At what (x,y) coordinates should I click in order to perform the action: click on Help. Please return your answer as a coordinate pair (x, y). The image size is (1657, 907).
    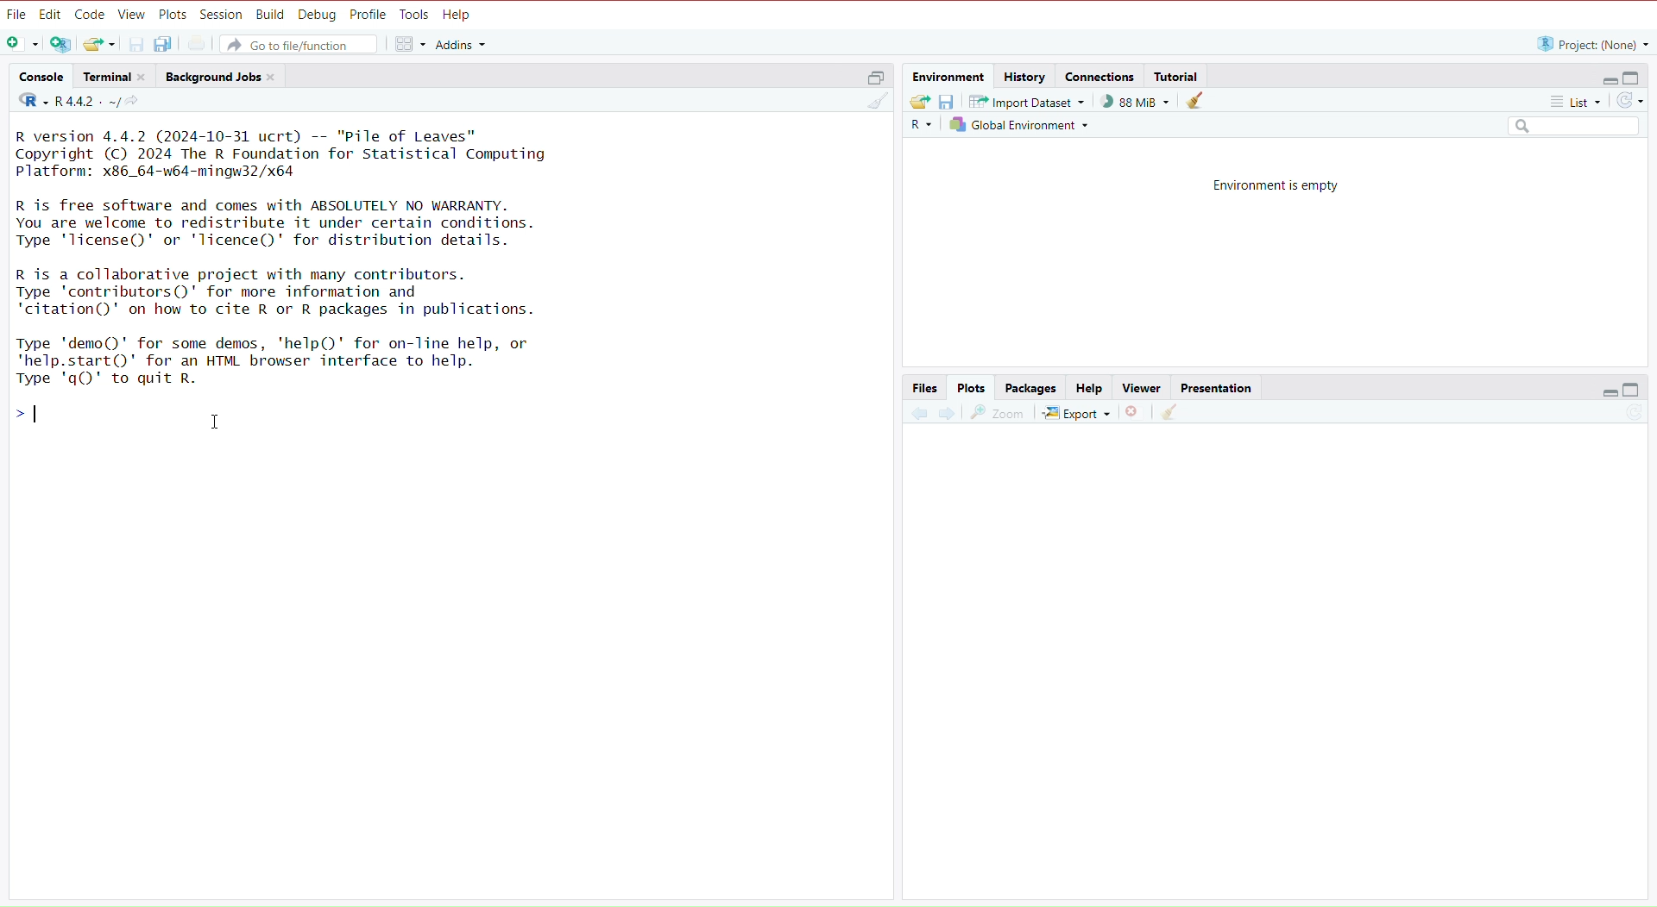
    Looking at the image, I should click on (457, 14).